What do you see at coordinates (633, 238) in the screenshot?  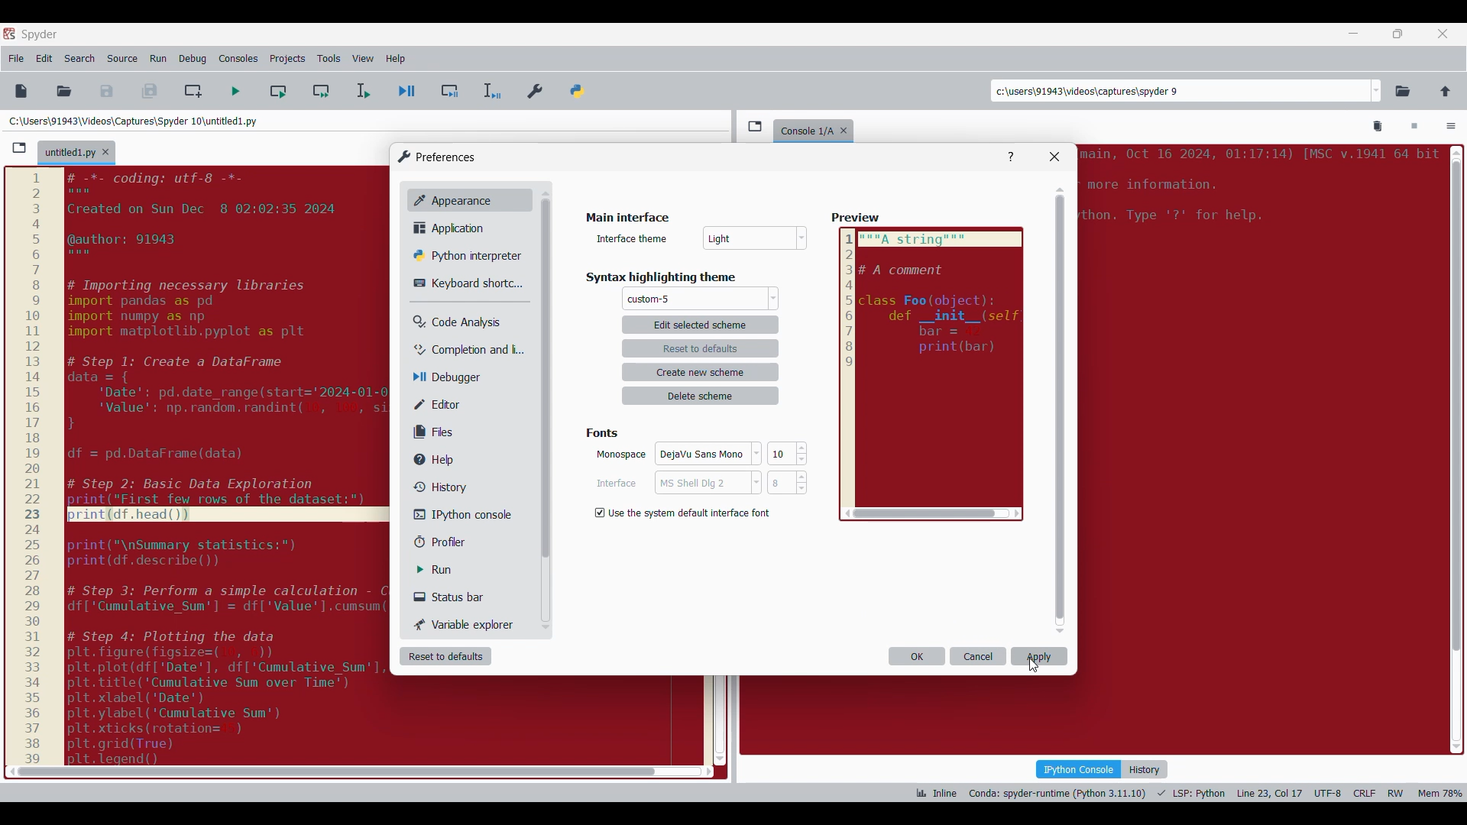 I see `Indicates text box for scheme name` at bounding box center [633, 238].